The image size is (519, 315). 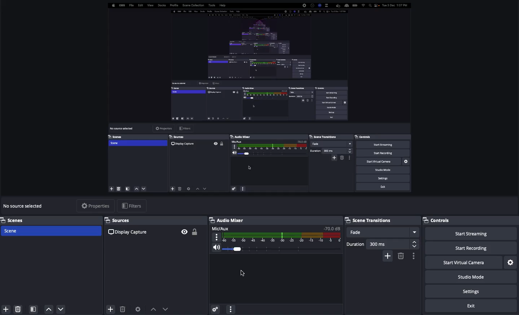 I want to click on More, so click(x=230, y=309).